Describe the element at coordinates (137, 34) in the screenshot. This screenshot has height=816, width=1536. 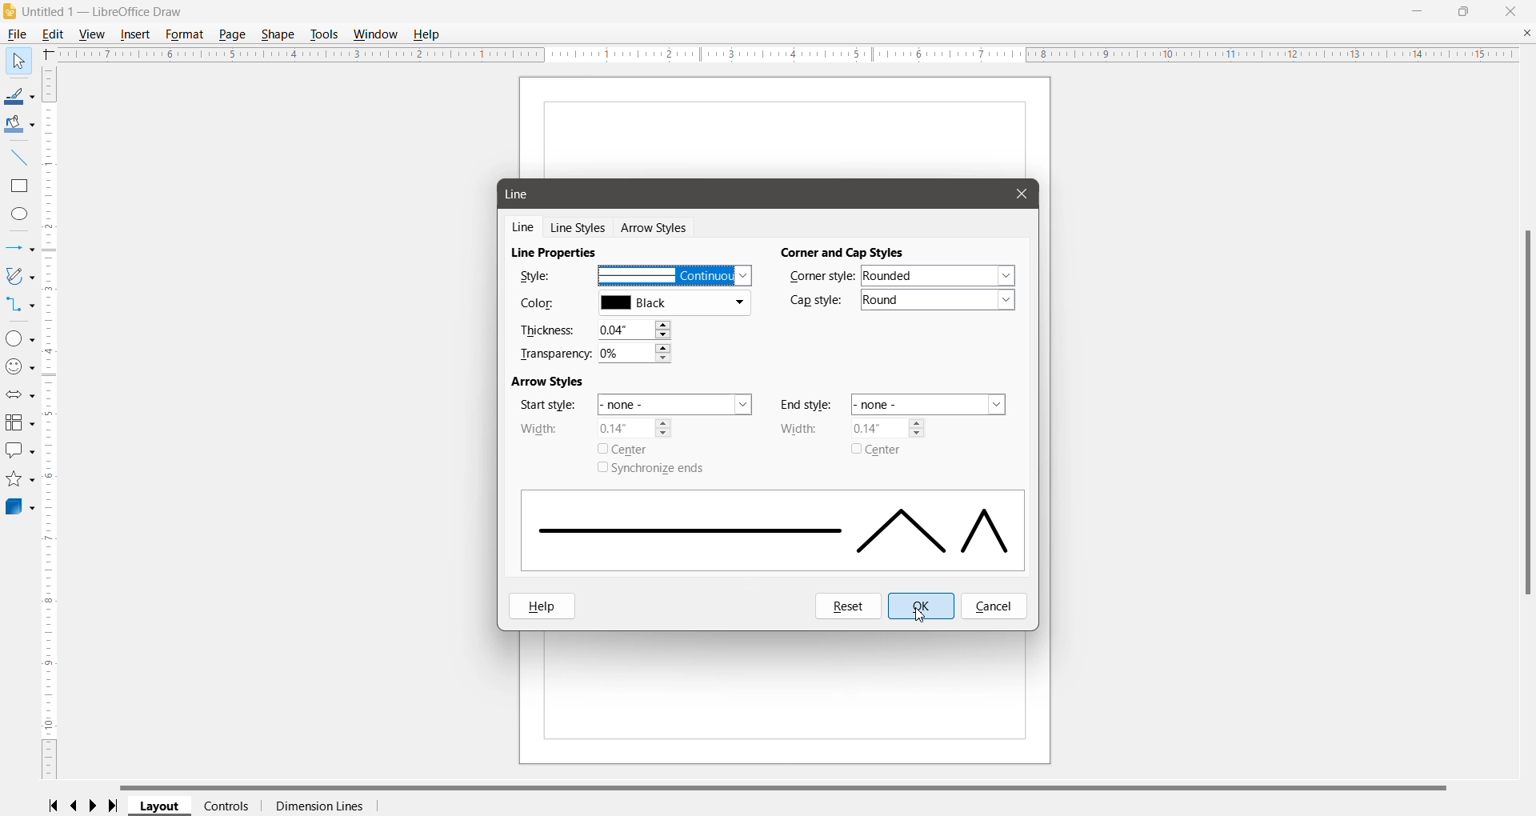
I see `Insert` at that location.